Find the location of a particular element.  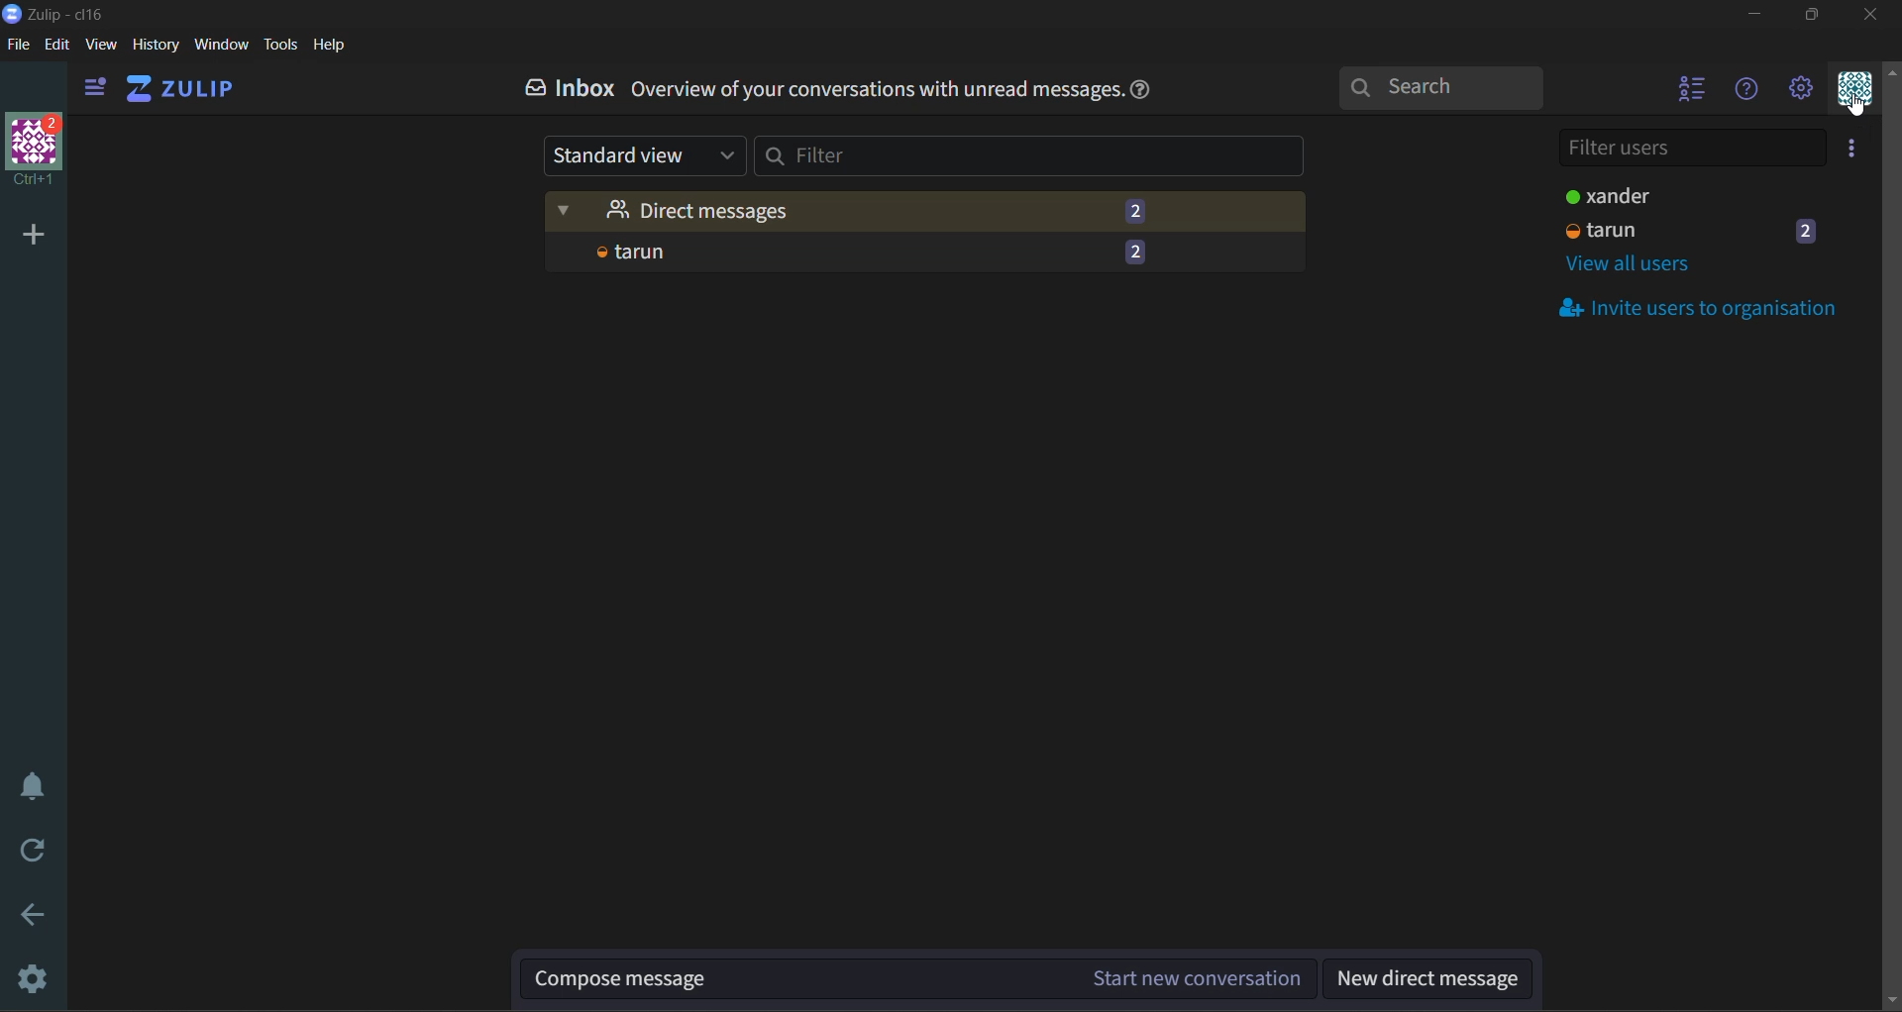

hide sidebar  is located at coordinates (90, 89).